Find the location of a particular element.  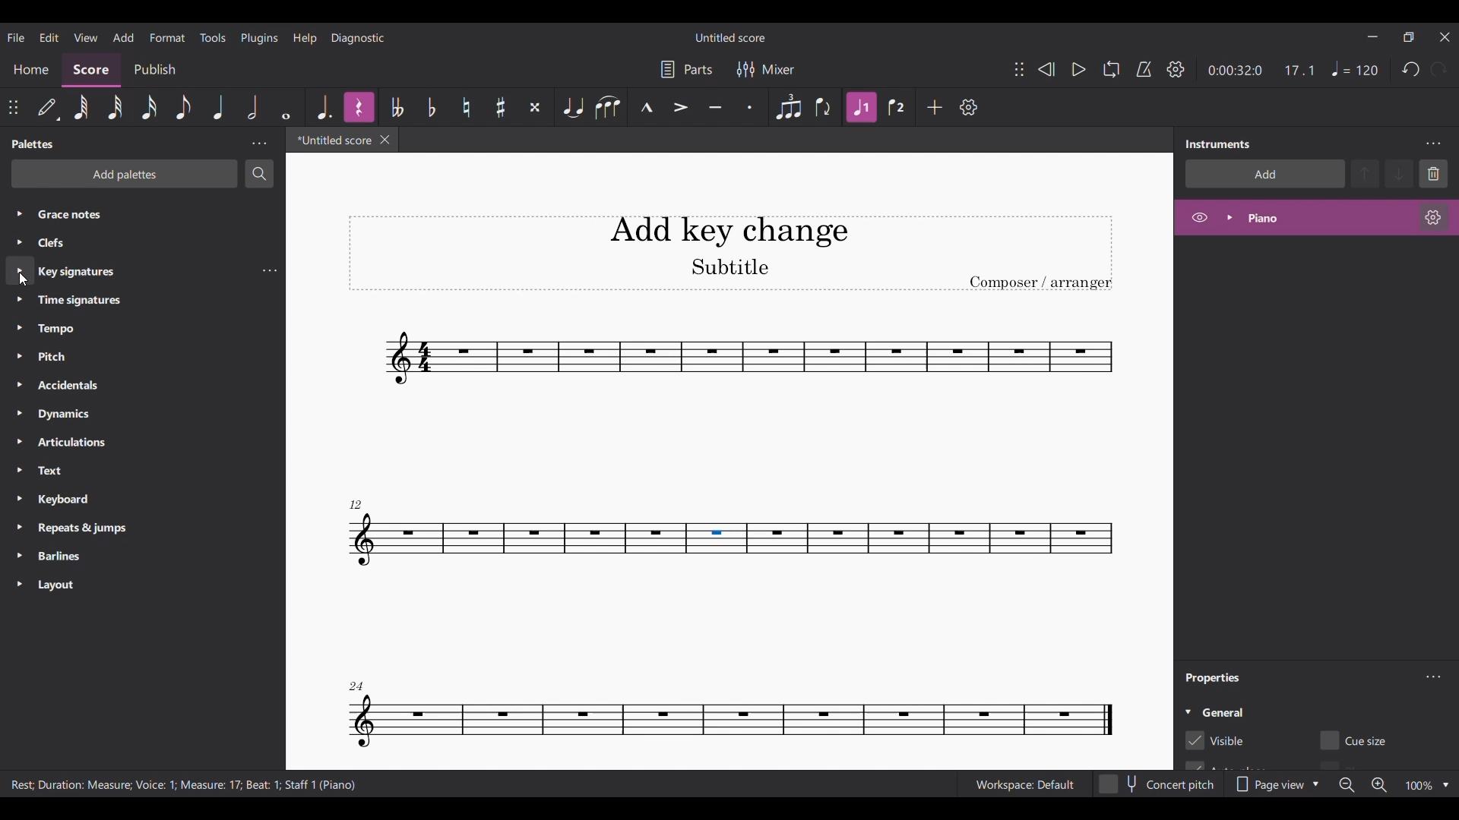

Augmentation dot is located at coordinates (325, 107).